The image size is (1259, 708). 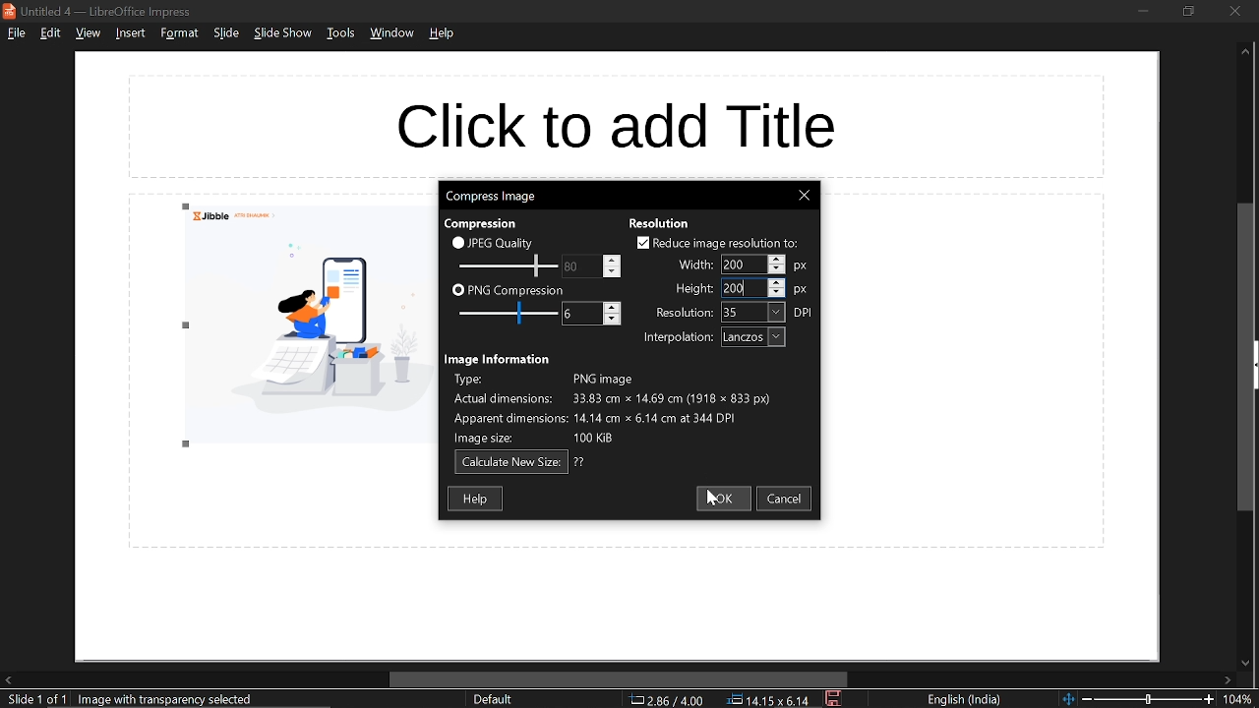 I want to click on decrease height, so click(x=777, y=292).